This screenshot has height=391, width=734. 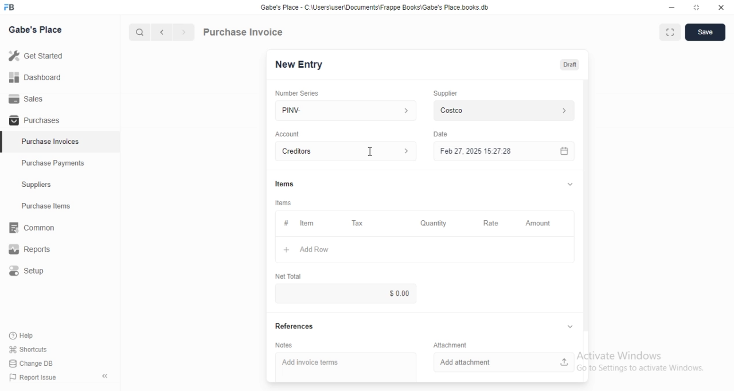 I want to click on Dashboard, so click(x=60, y=77).